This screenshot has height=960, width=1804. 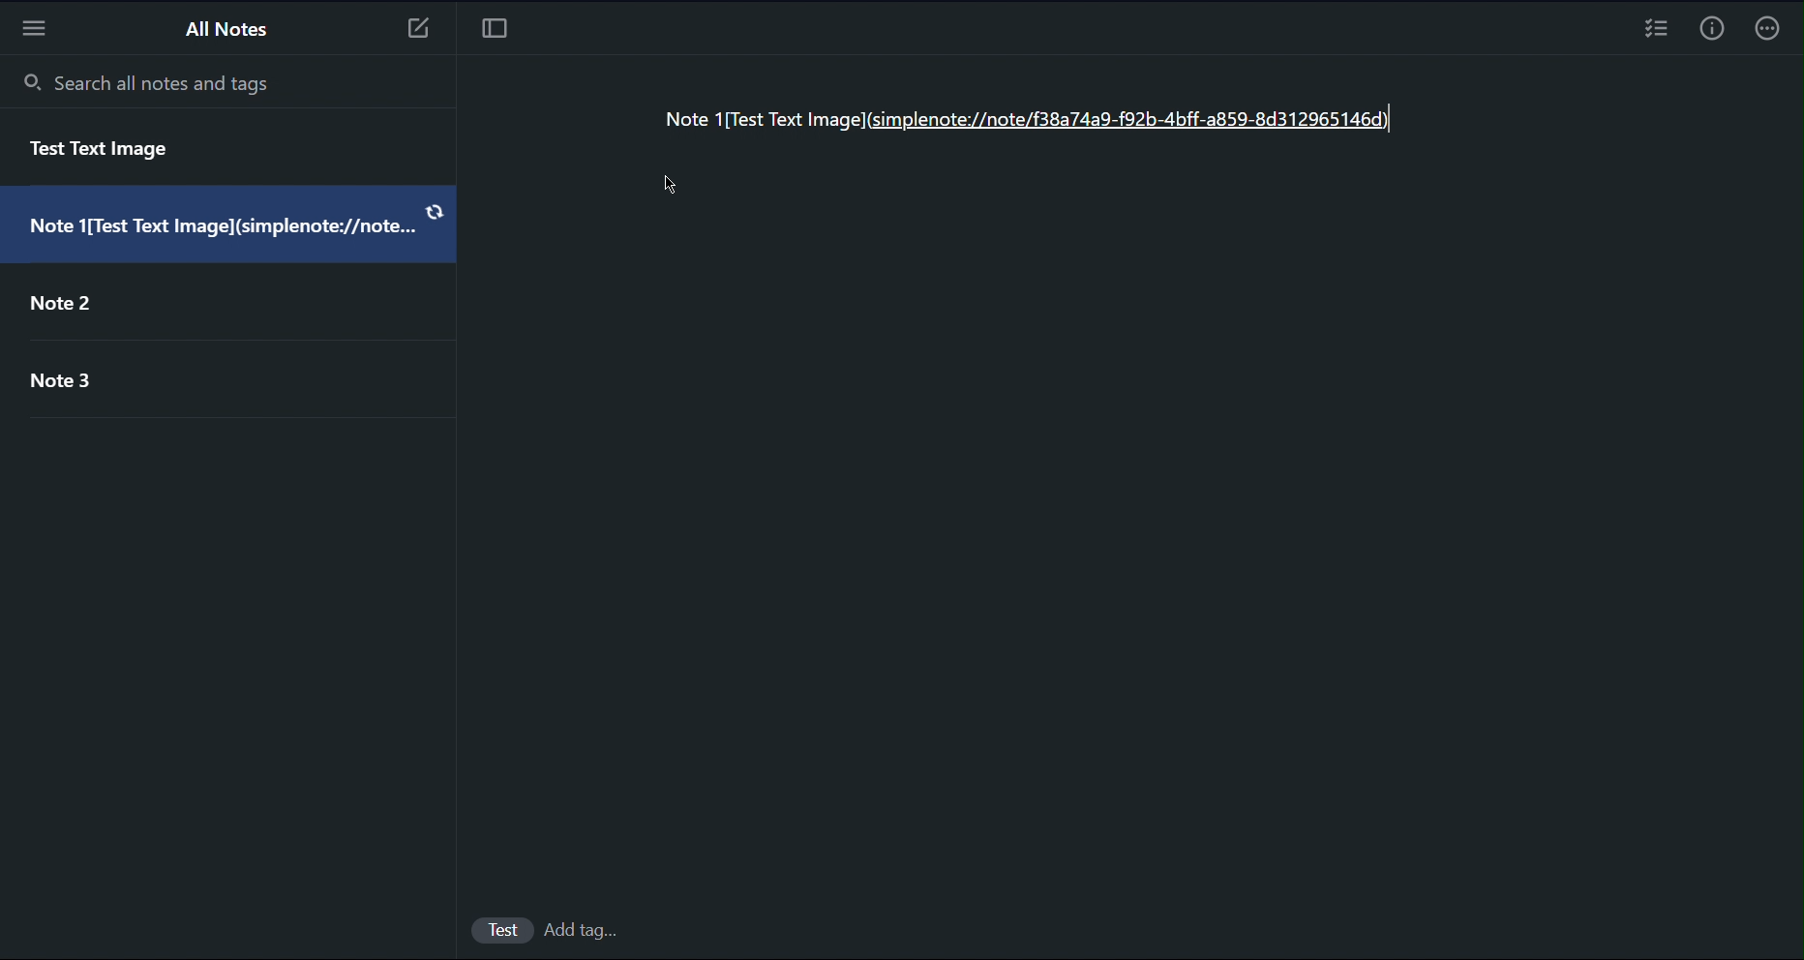 What do you see at coordinates (233, 231) in the screenshot?
I see `3Note 1[Test Text Image](simplenote://note... ` at bounding box center [233, 231].